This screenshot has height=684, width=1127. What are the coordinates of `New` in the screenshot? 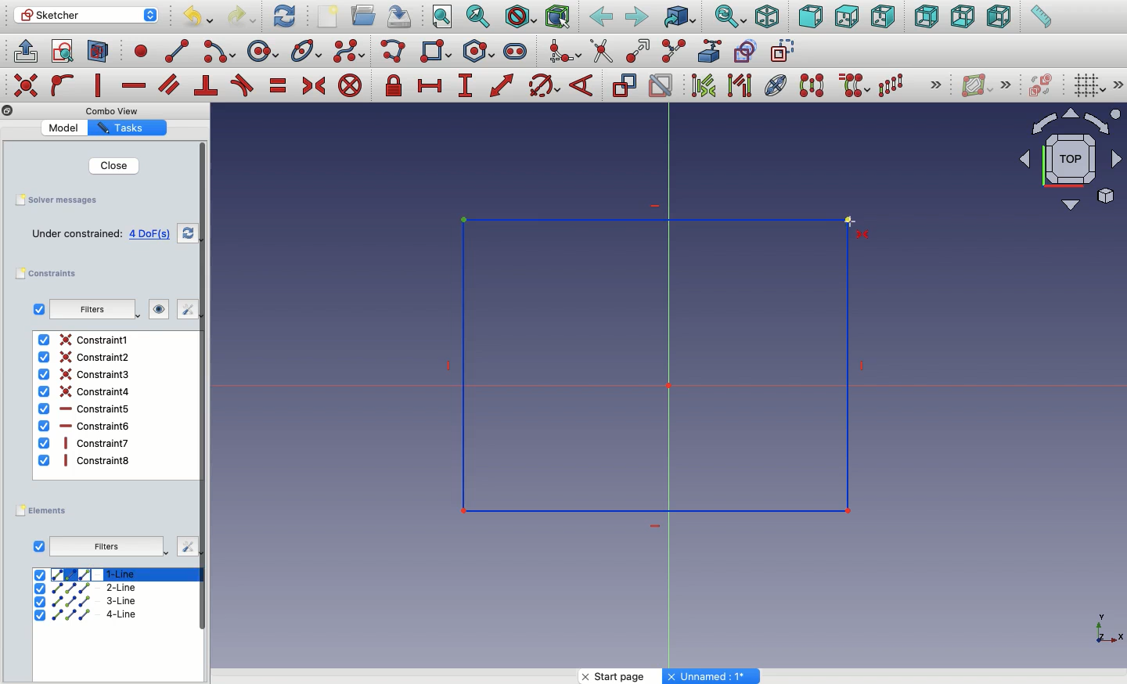 It's located at (331, 18).